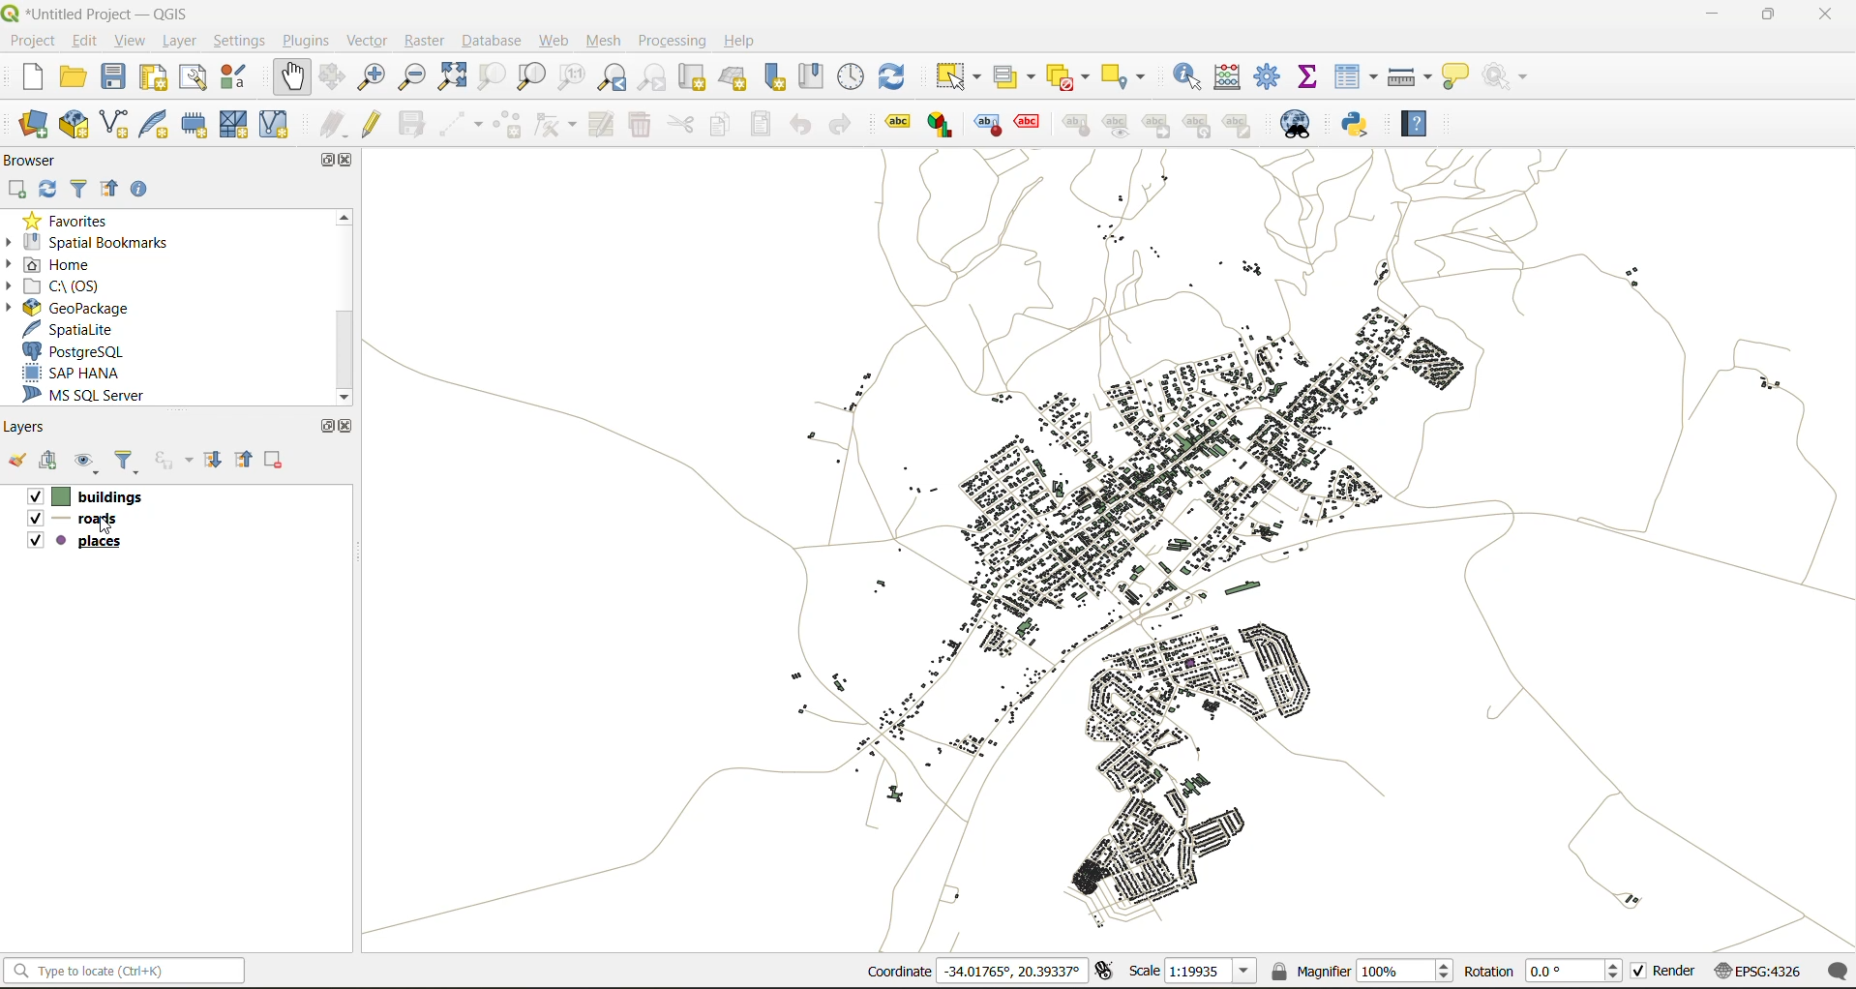 This screenshot has height=989, width=1856. Describe the element at coordinates (1760, 970) in the screenshot. I see `crs` at that location.